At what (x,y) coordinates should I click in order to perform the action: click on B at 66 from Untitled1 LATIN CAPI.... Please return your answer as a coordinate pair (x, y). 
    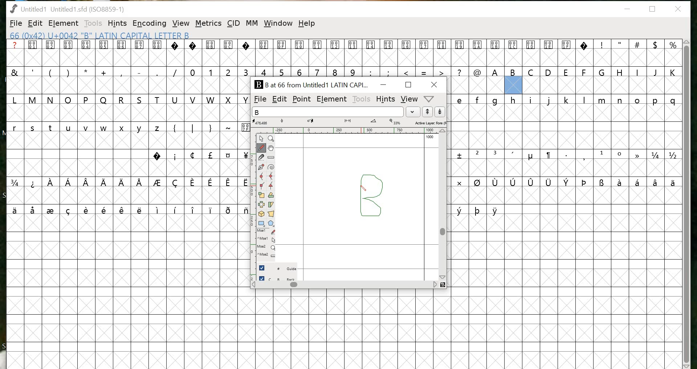
    Looking at the image, I should click on (311, 84).